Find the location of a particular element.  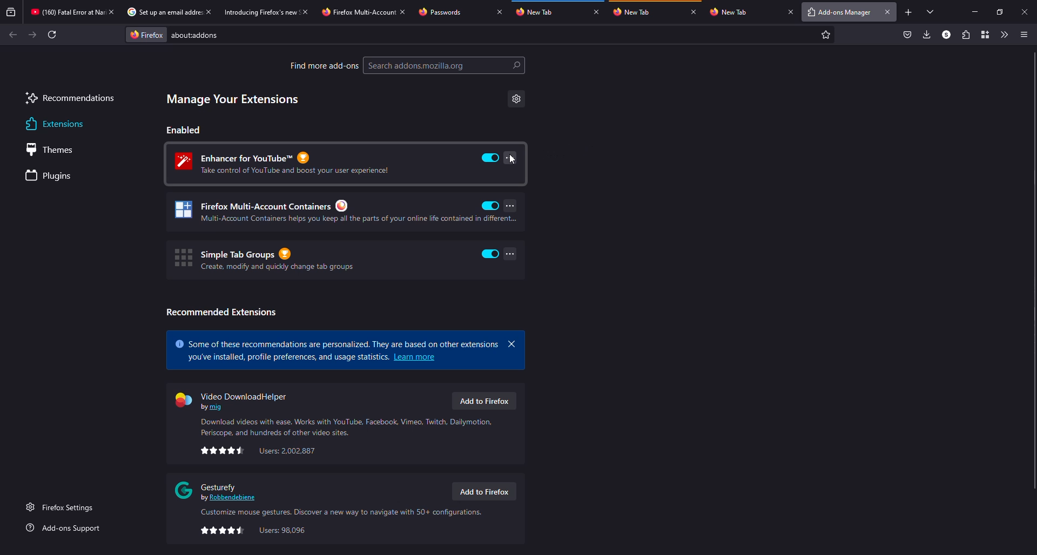

Cursor is located at coordinates (514, 159).